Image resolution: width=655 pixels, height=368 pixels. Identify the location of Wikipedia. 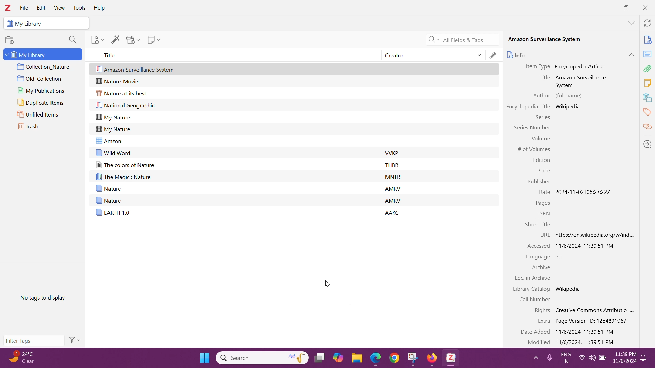
(573, 107).